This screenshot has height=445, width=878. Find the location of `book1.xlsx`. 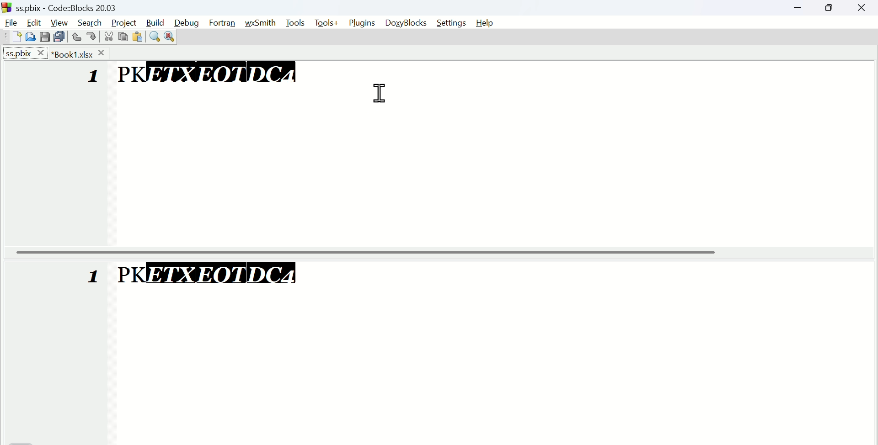

book1.xlsx is located at coordinates (80, 53).